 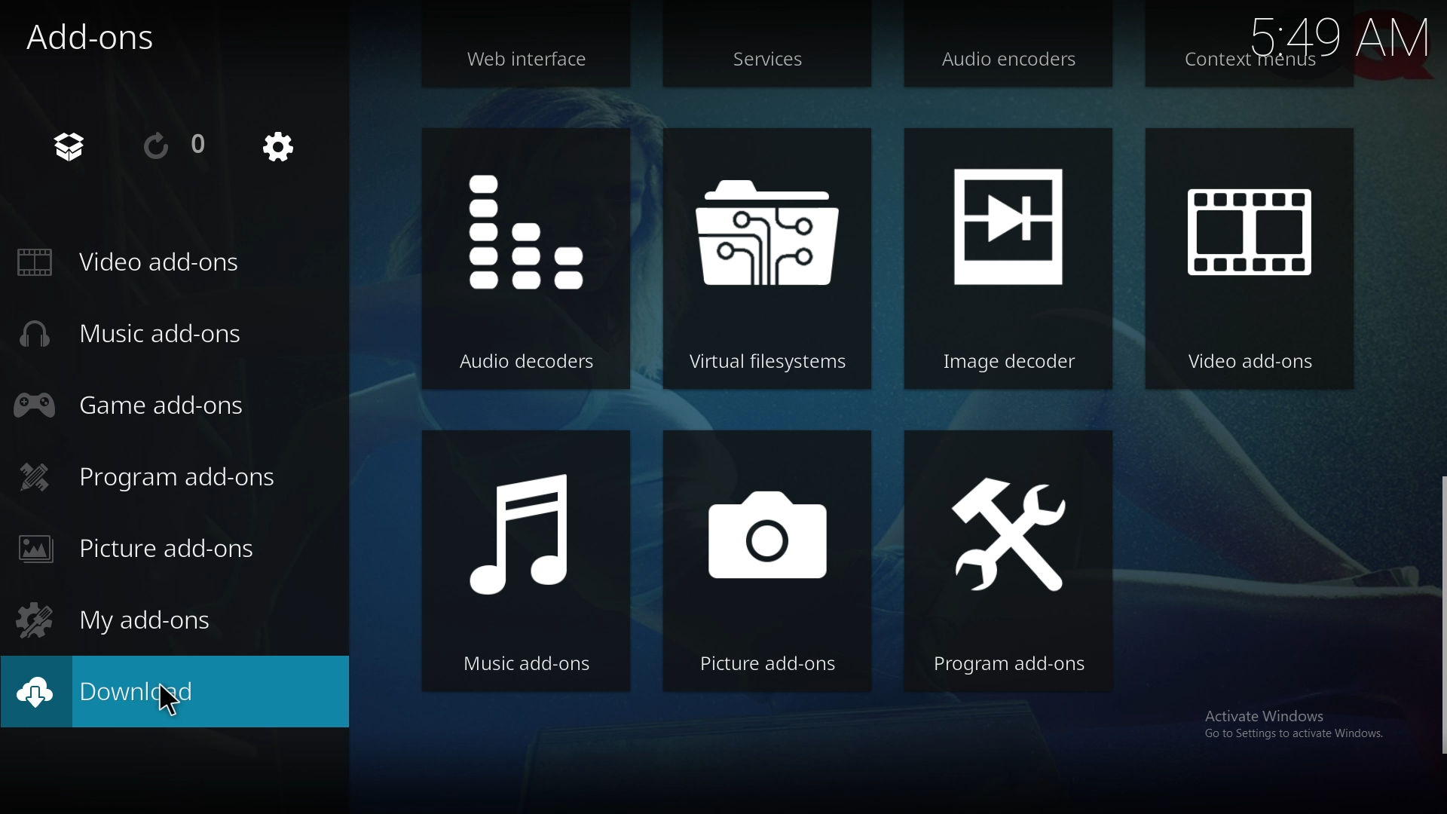 I want to click on video add ons, so click(x=1253, y=259).